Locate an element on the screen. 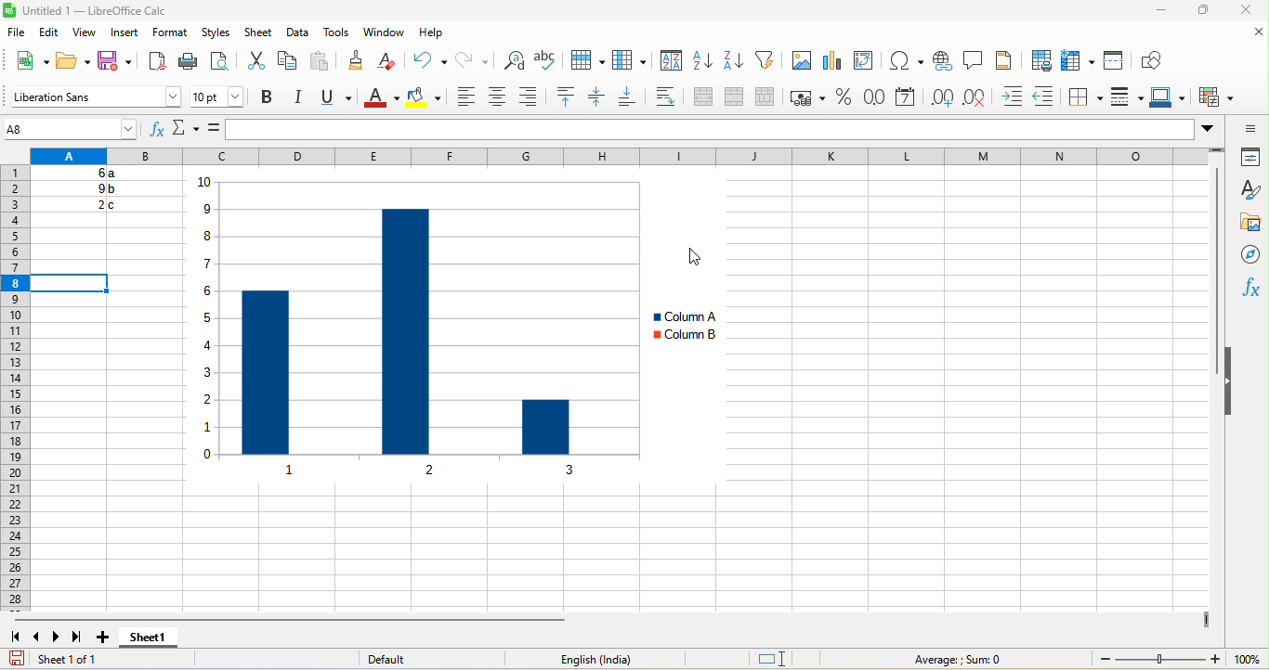  column is located at coordinates (625, 64).